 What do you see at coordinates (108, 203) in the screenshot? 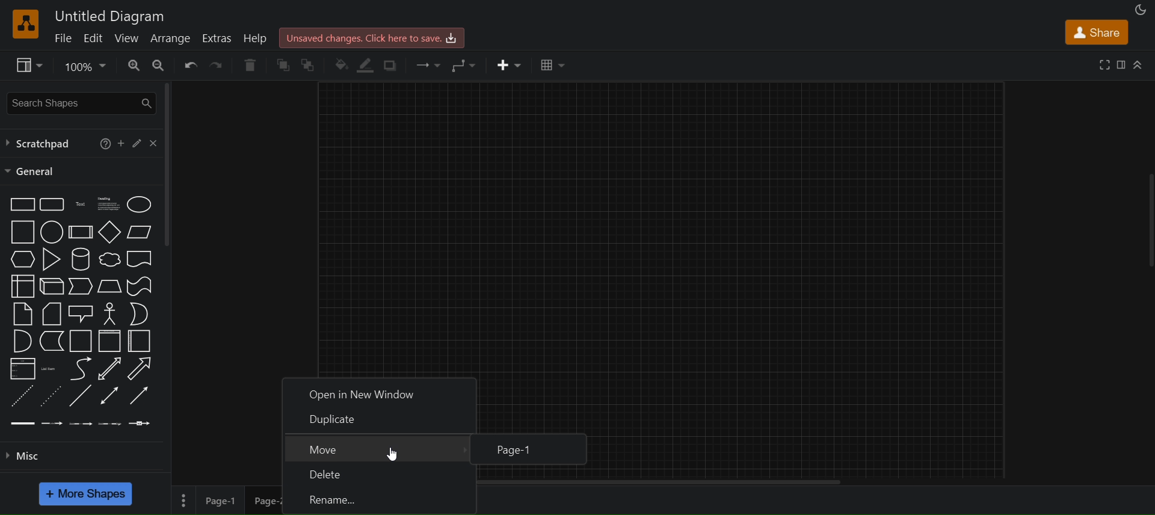
I see `heading` at bounding box center [108, 203].